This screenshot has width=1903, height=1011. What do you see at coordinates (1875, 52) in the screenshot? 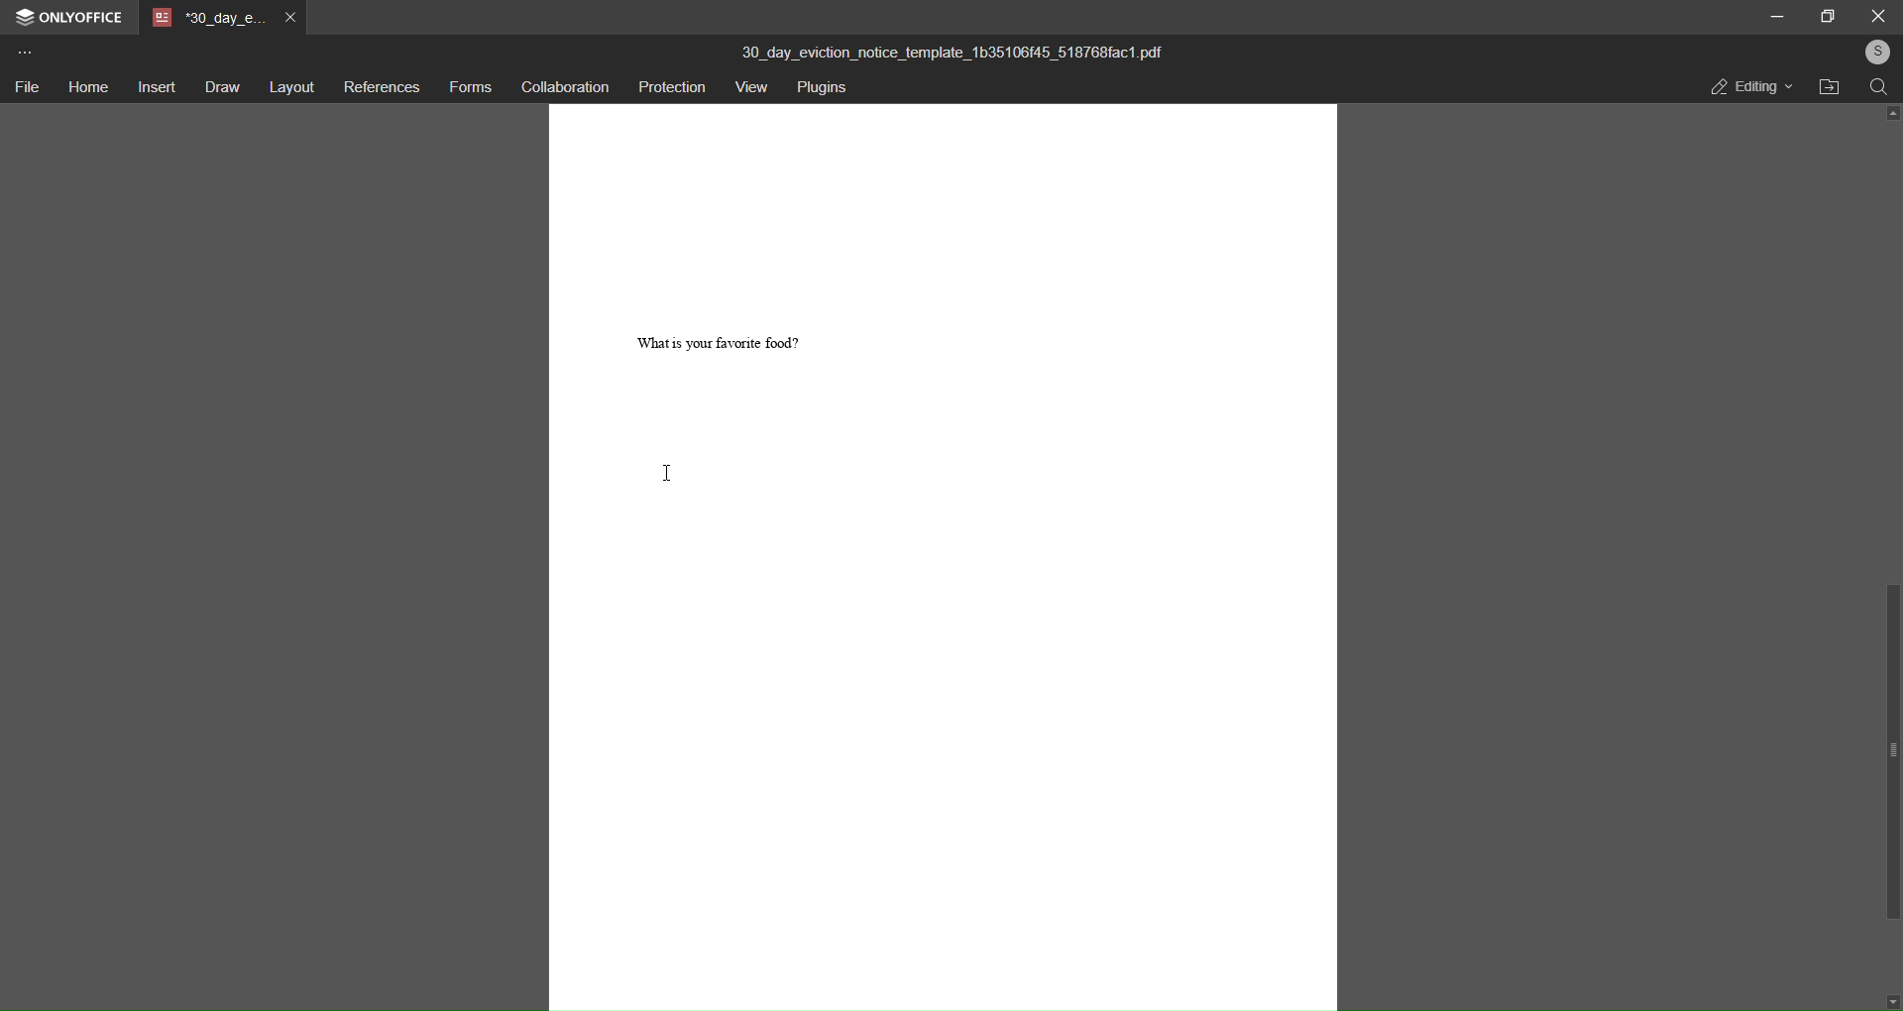
I see `user` at bounding box center [1875, 52].